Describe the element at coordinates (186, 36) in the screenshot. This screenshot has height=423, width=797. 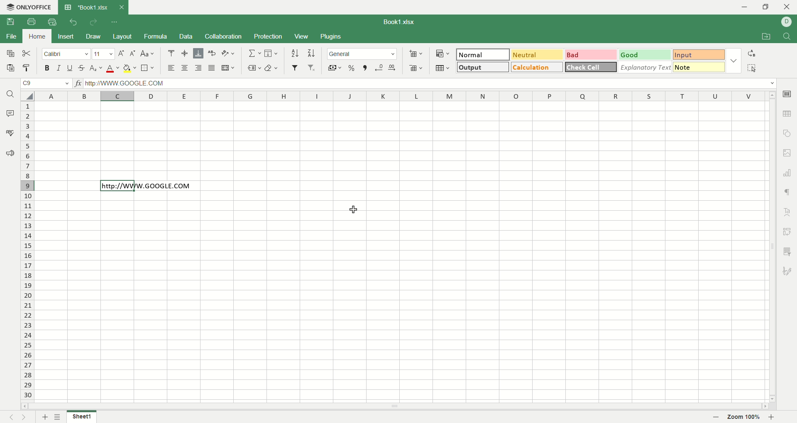
I see `data` at that location.